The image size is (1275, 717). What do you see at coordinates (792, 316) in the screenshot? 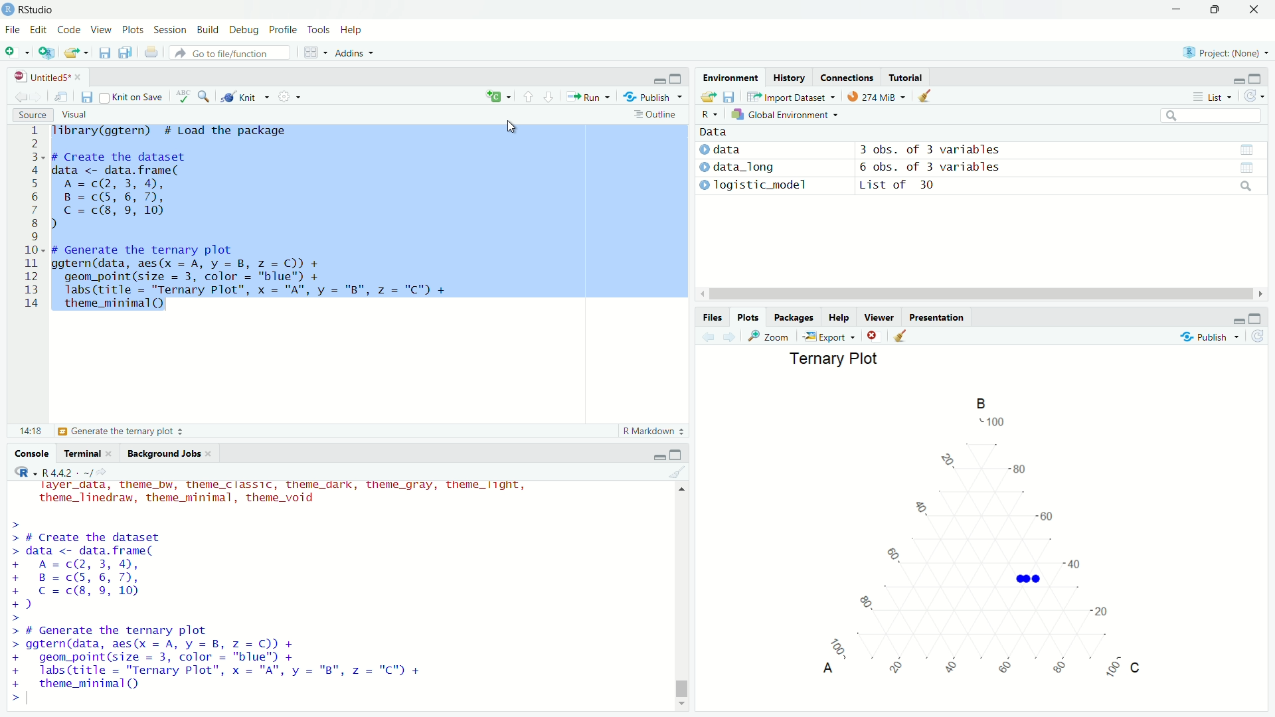
I see `Packages` at bounding box center [792, 316].